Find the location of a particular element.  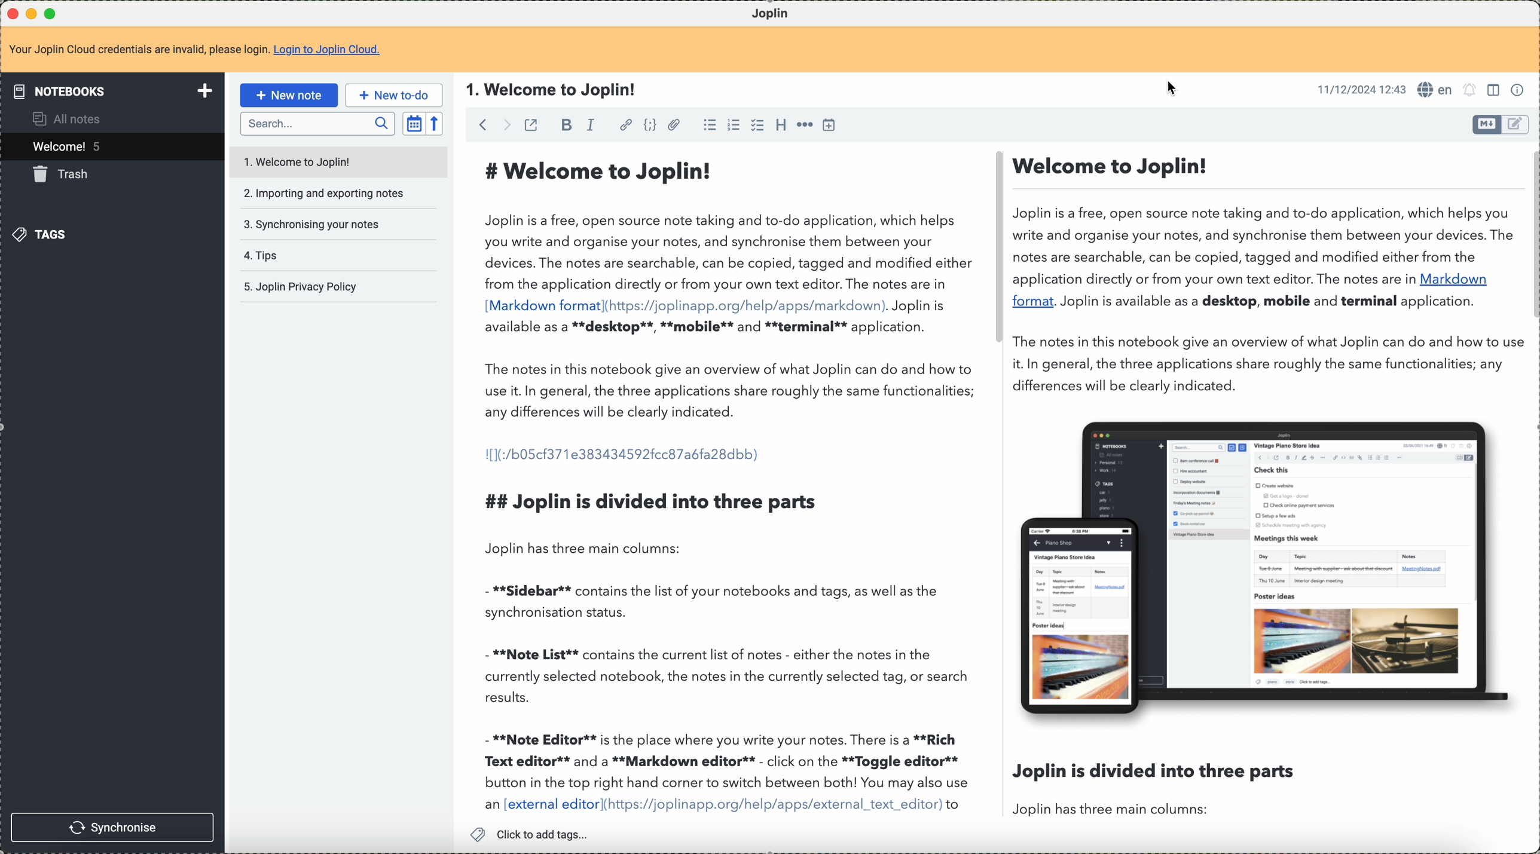

minimize Joplin is located at coordinates (32, 15).